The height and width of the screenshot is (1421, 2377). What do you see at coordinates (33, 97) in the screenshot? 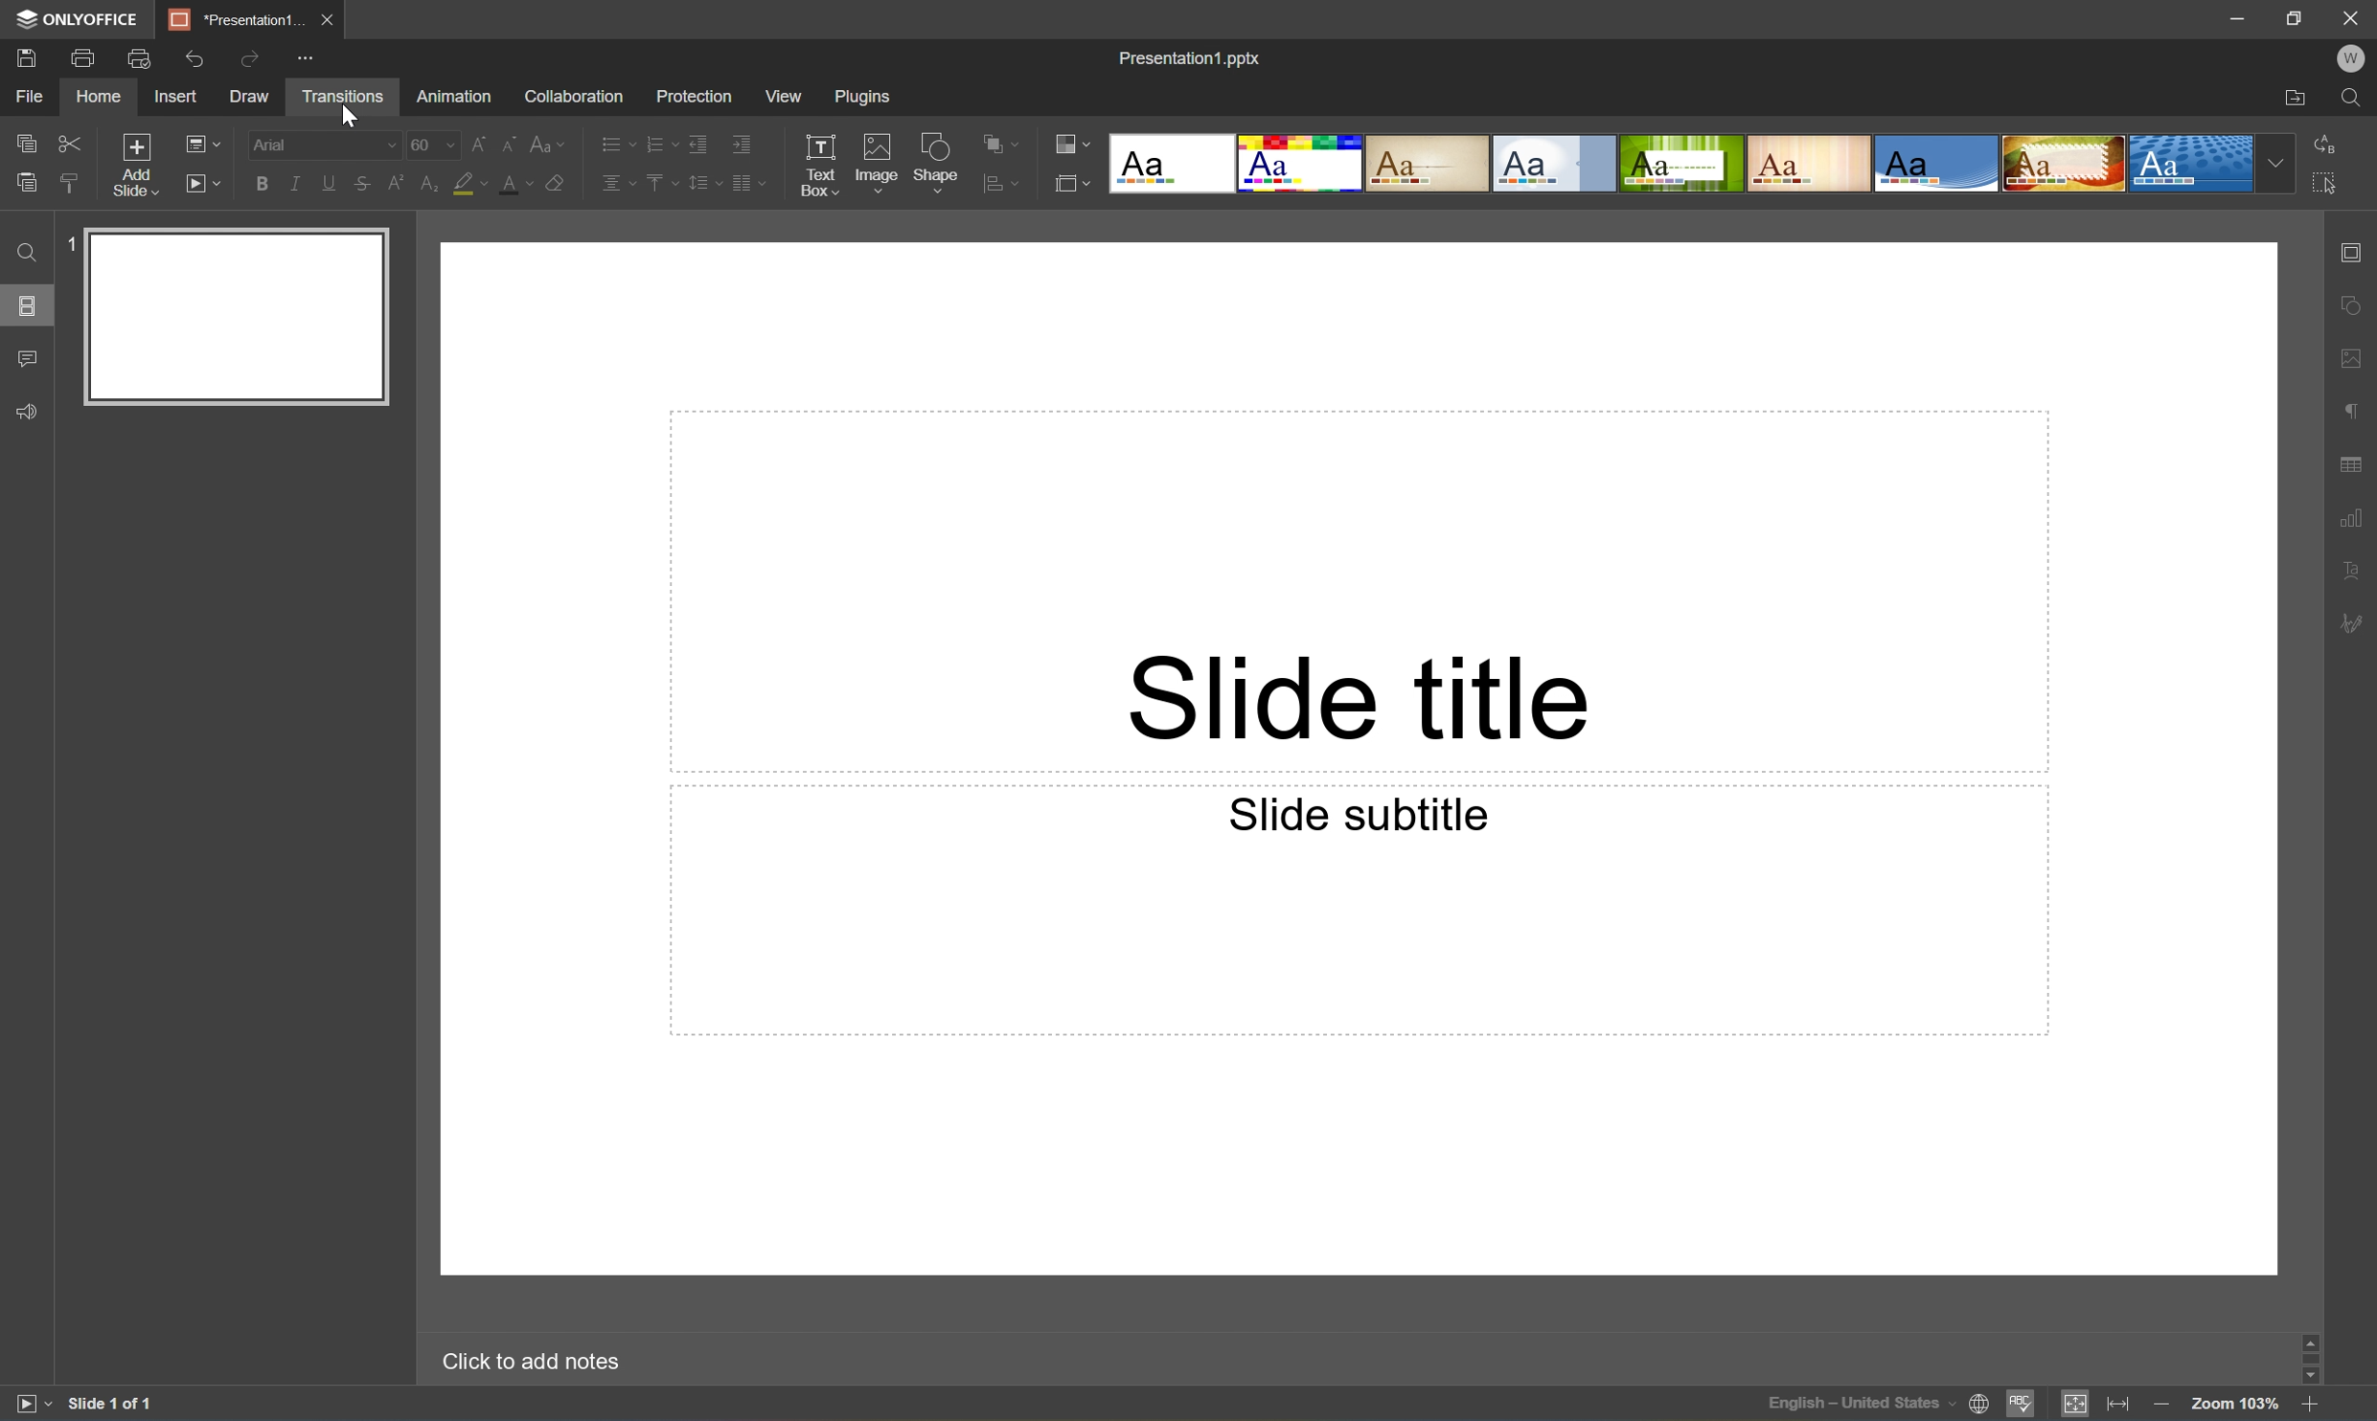
I see `File` at bounding box center [33, 97].